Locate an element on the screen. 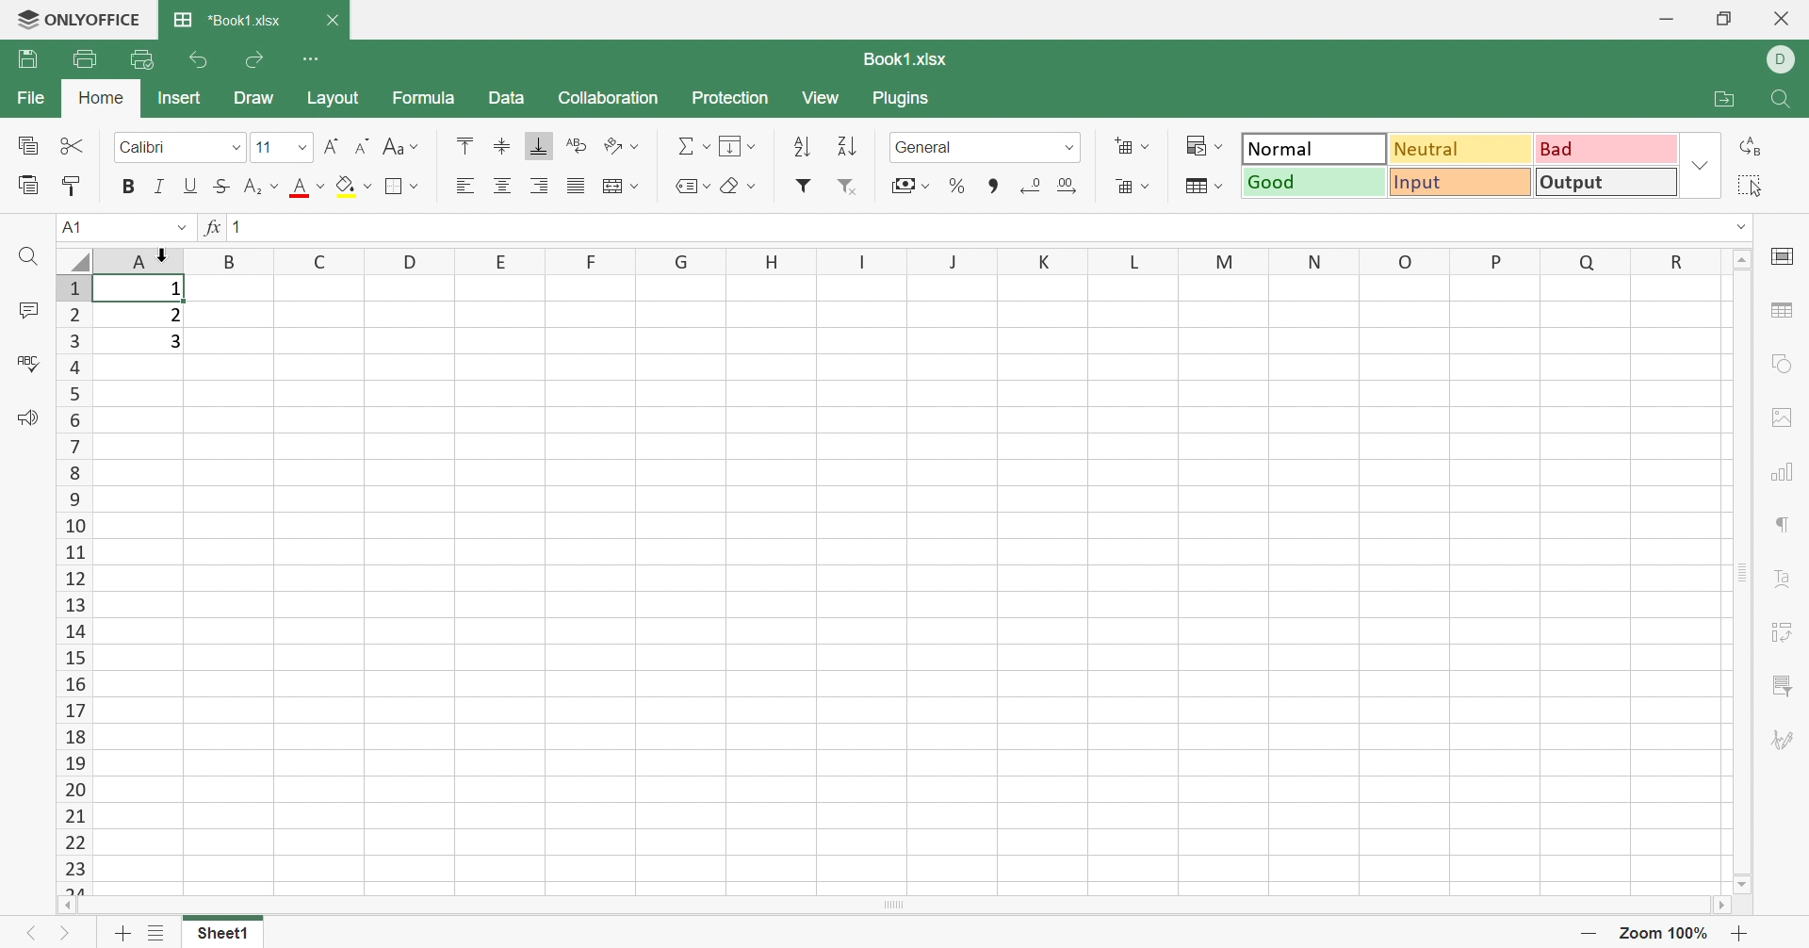 The image size is (1809, 948). Format as table template is located at coordinates (1201, 186).